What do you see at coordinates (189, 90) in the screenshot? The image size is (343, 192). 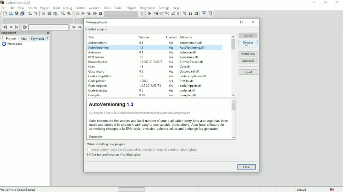 I see `codestat.dll` at bounding box center [189, 90].